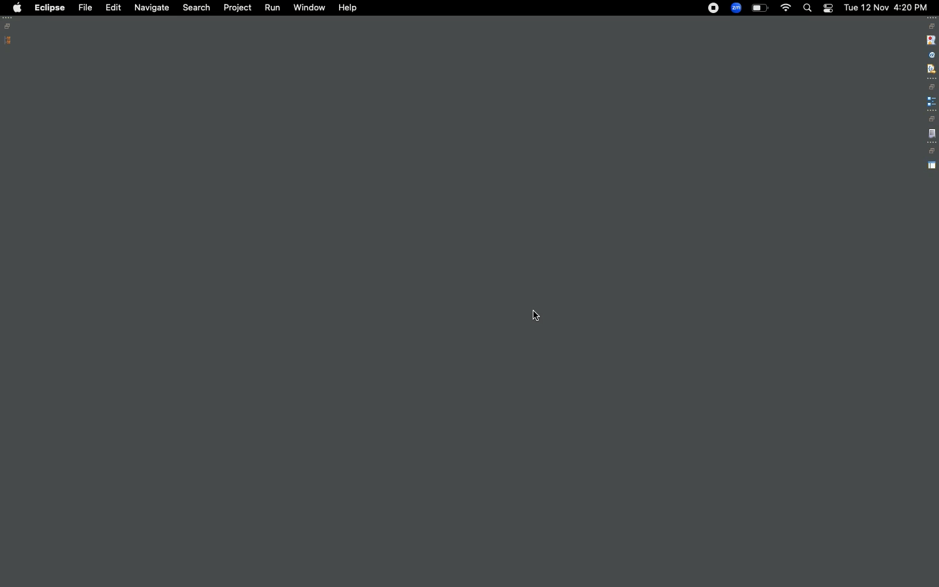  Describe the element at coordinates (273, 9) in the screenshot. I see `run` at that location.